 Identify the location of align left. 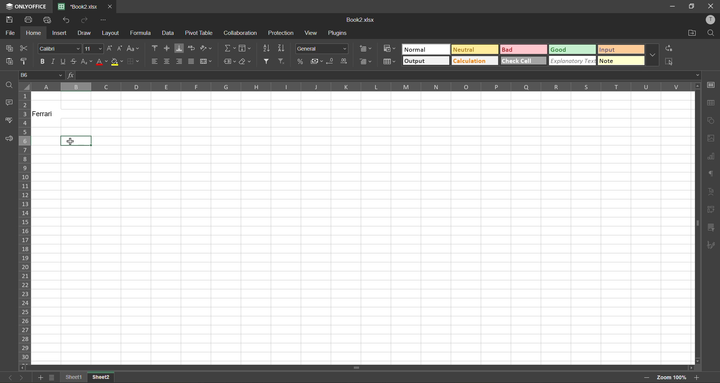
(155, 61).